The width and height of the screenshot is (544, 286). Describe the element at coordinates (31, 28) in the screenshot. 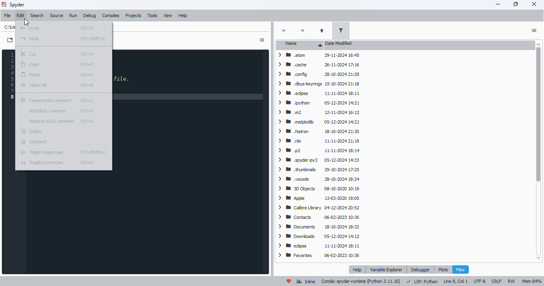

I see `undo` at that location.